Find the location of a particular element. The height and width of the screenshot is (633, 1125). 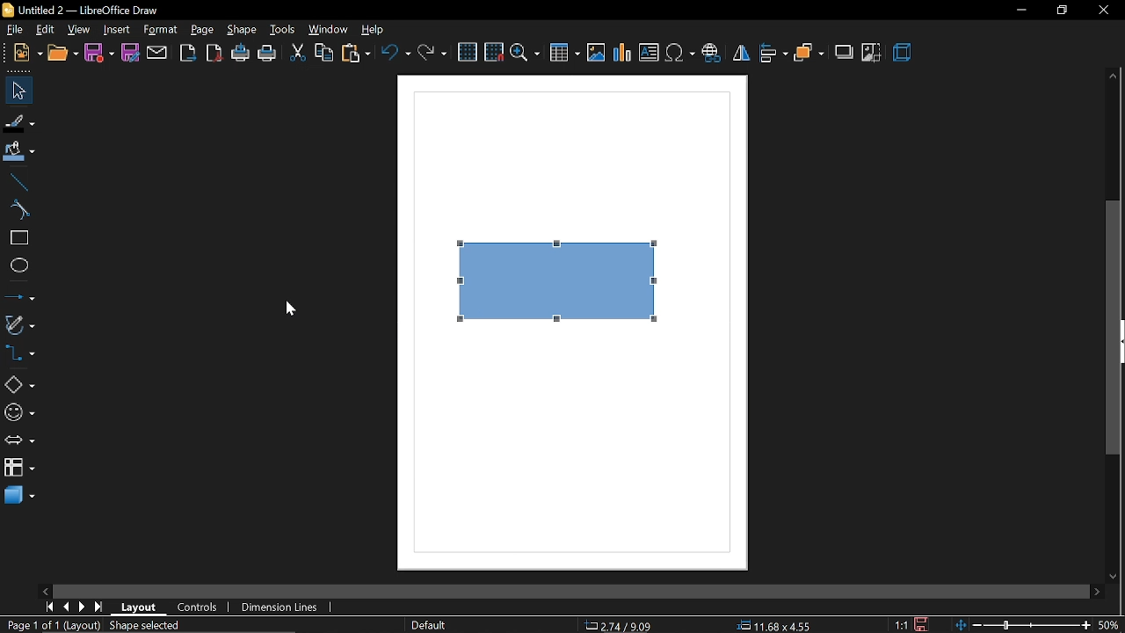

previous page is located at coordinates (68, 608).